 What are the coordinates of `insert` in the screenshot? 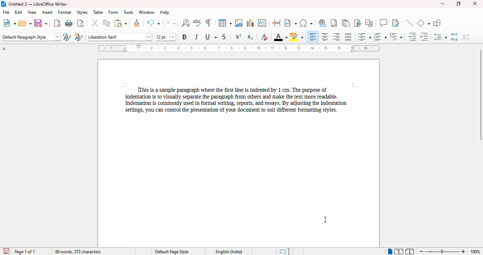 It's located at (47, 12).